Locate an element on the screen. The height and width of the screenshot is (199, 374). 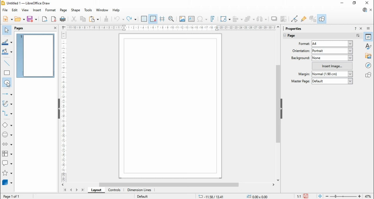
pages panel is located at coordinates (23, 28).